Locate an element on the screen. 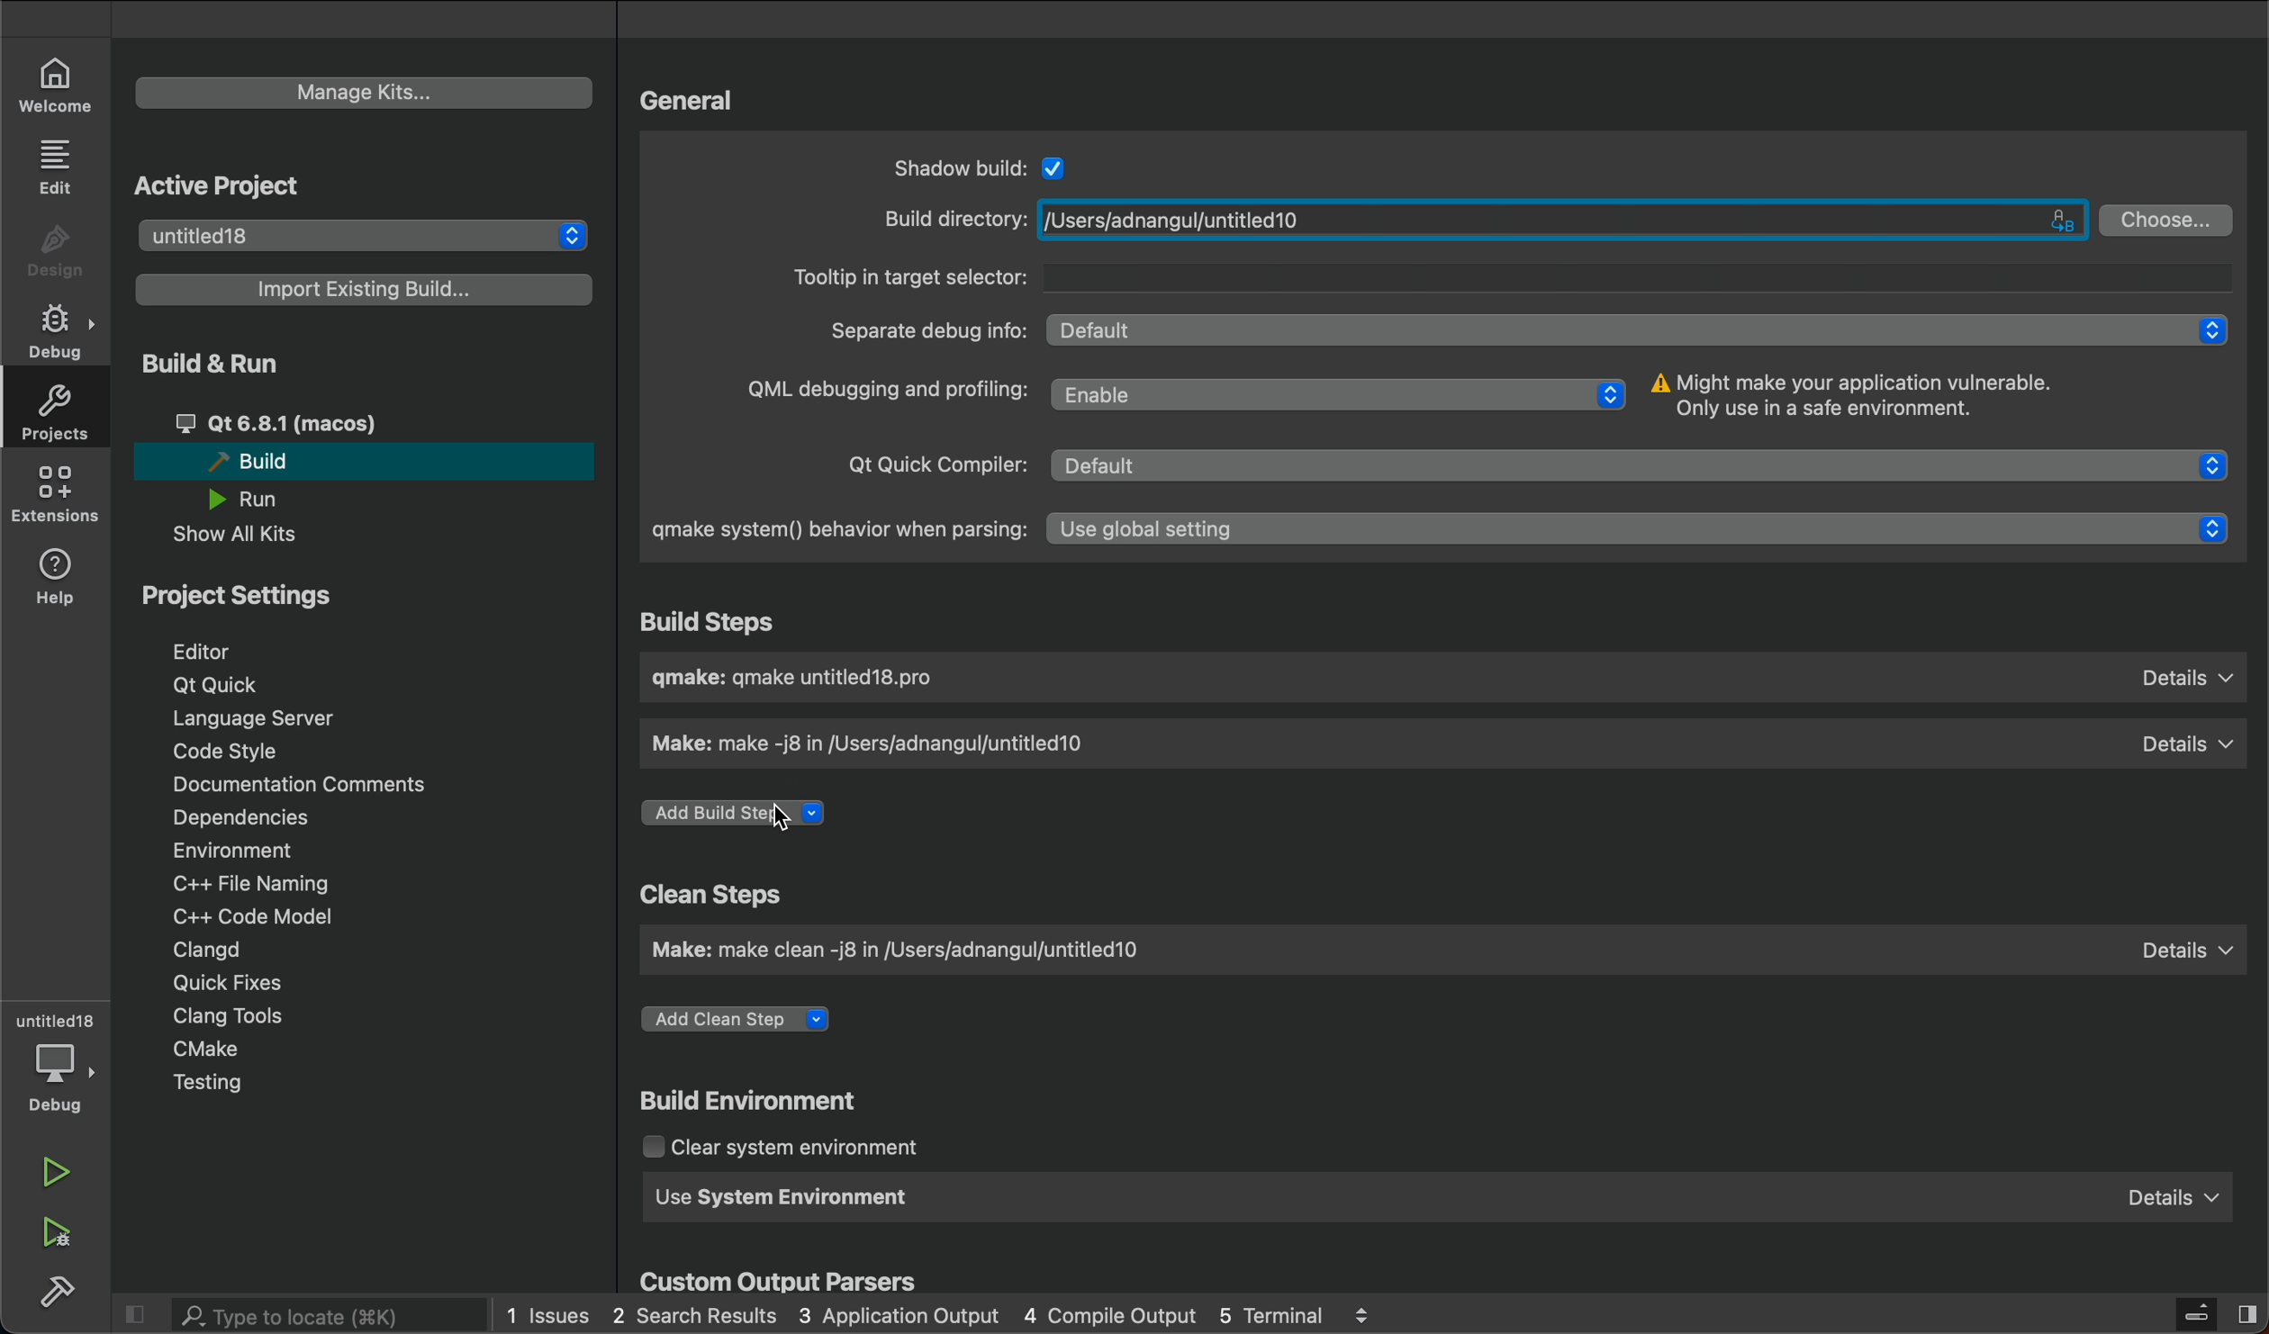  Clear system environment is located at coordinates (786, 1145).